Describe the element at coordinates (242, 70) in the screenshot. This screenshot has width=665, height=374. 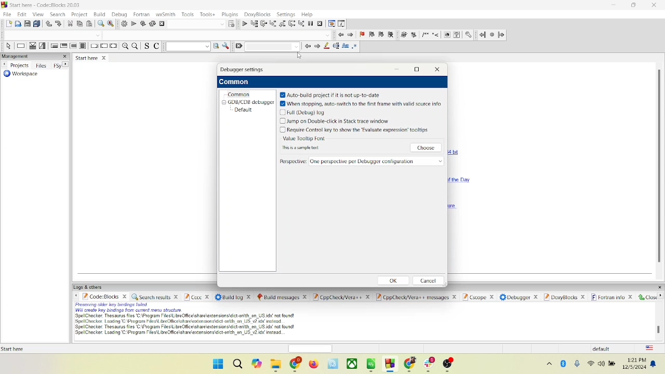
I see `debugger settings` at that location.